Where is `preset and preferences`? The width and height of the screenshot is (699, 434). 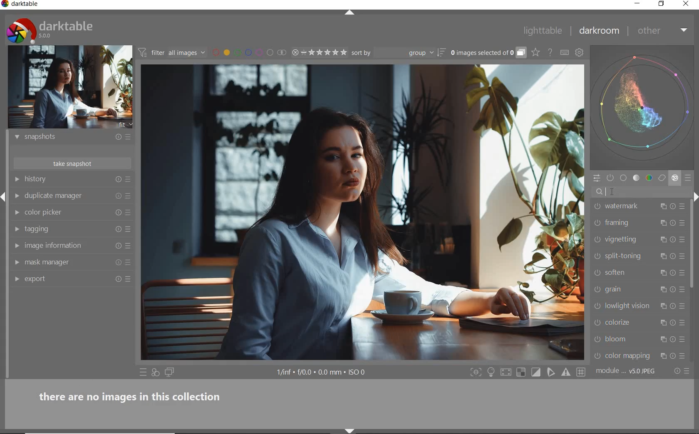 preset and preferences is located at coordinates (129, 279).